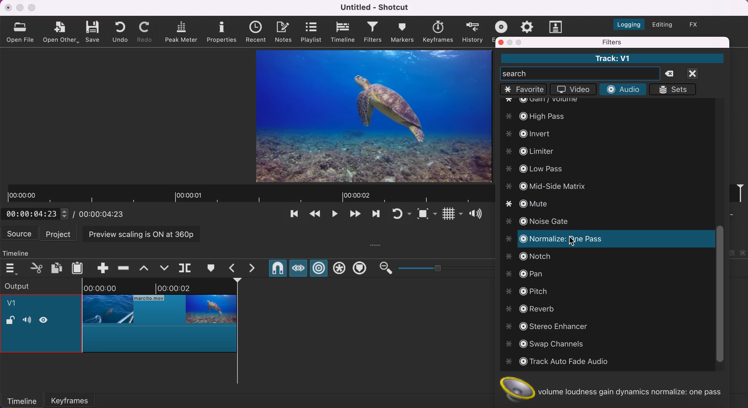 The image size is (748, 408). I want to click on notch, so click(532, 257).